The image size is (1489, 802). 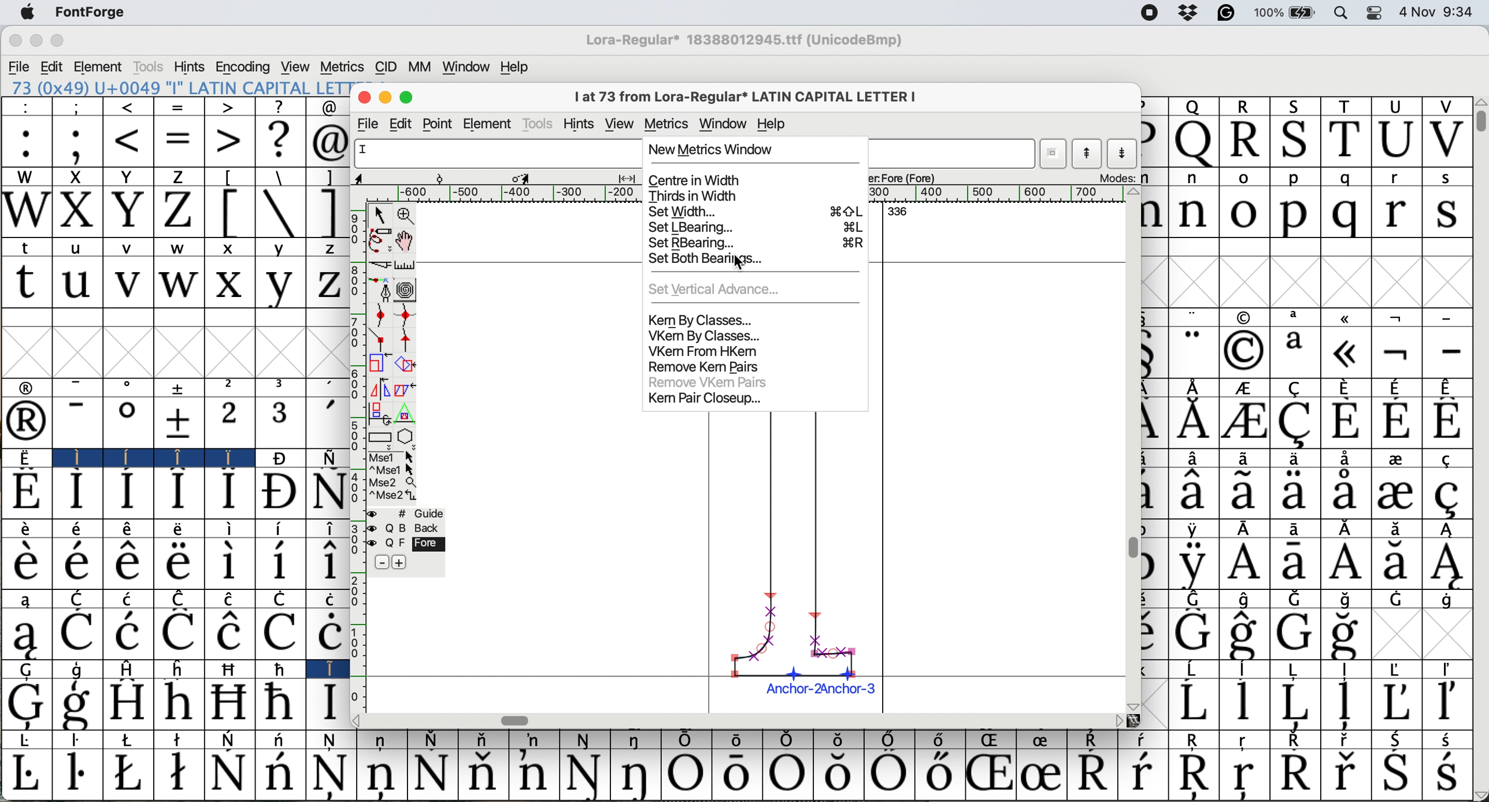 I want to click on Symbol, so click(x=1192, y=634).